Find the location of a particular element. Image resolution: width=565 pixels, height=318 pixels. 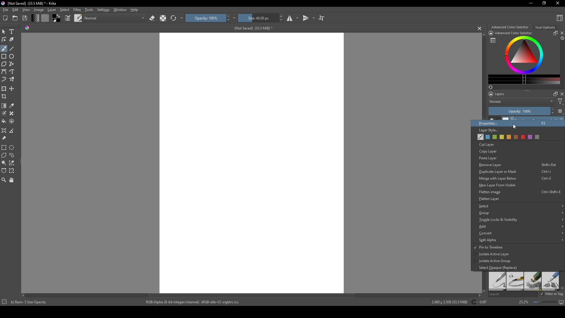

colorize mask is located at coordinates (4, 113).